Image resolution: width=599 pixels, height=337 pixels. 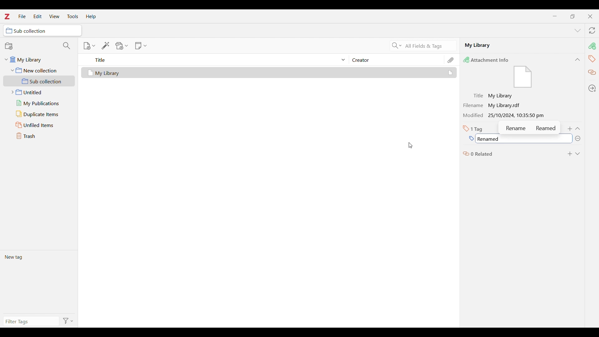 What do you see at coordinates (91, 17) in the screenshot?
I see `Help menu` at bounding box center [91, 17].